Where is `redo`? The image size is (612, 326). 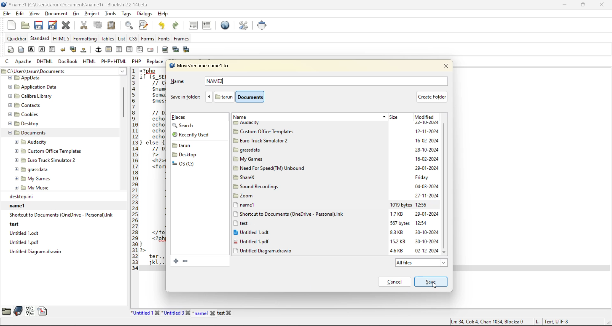 redo is located at coordinates (177, 25).